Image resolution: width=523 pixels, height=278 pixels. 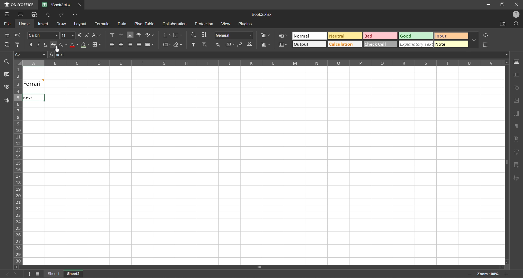 What do you see at coordinates (517, 114) in the screenshot?
I see `charts` at bounding box center [517, 114].